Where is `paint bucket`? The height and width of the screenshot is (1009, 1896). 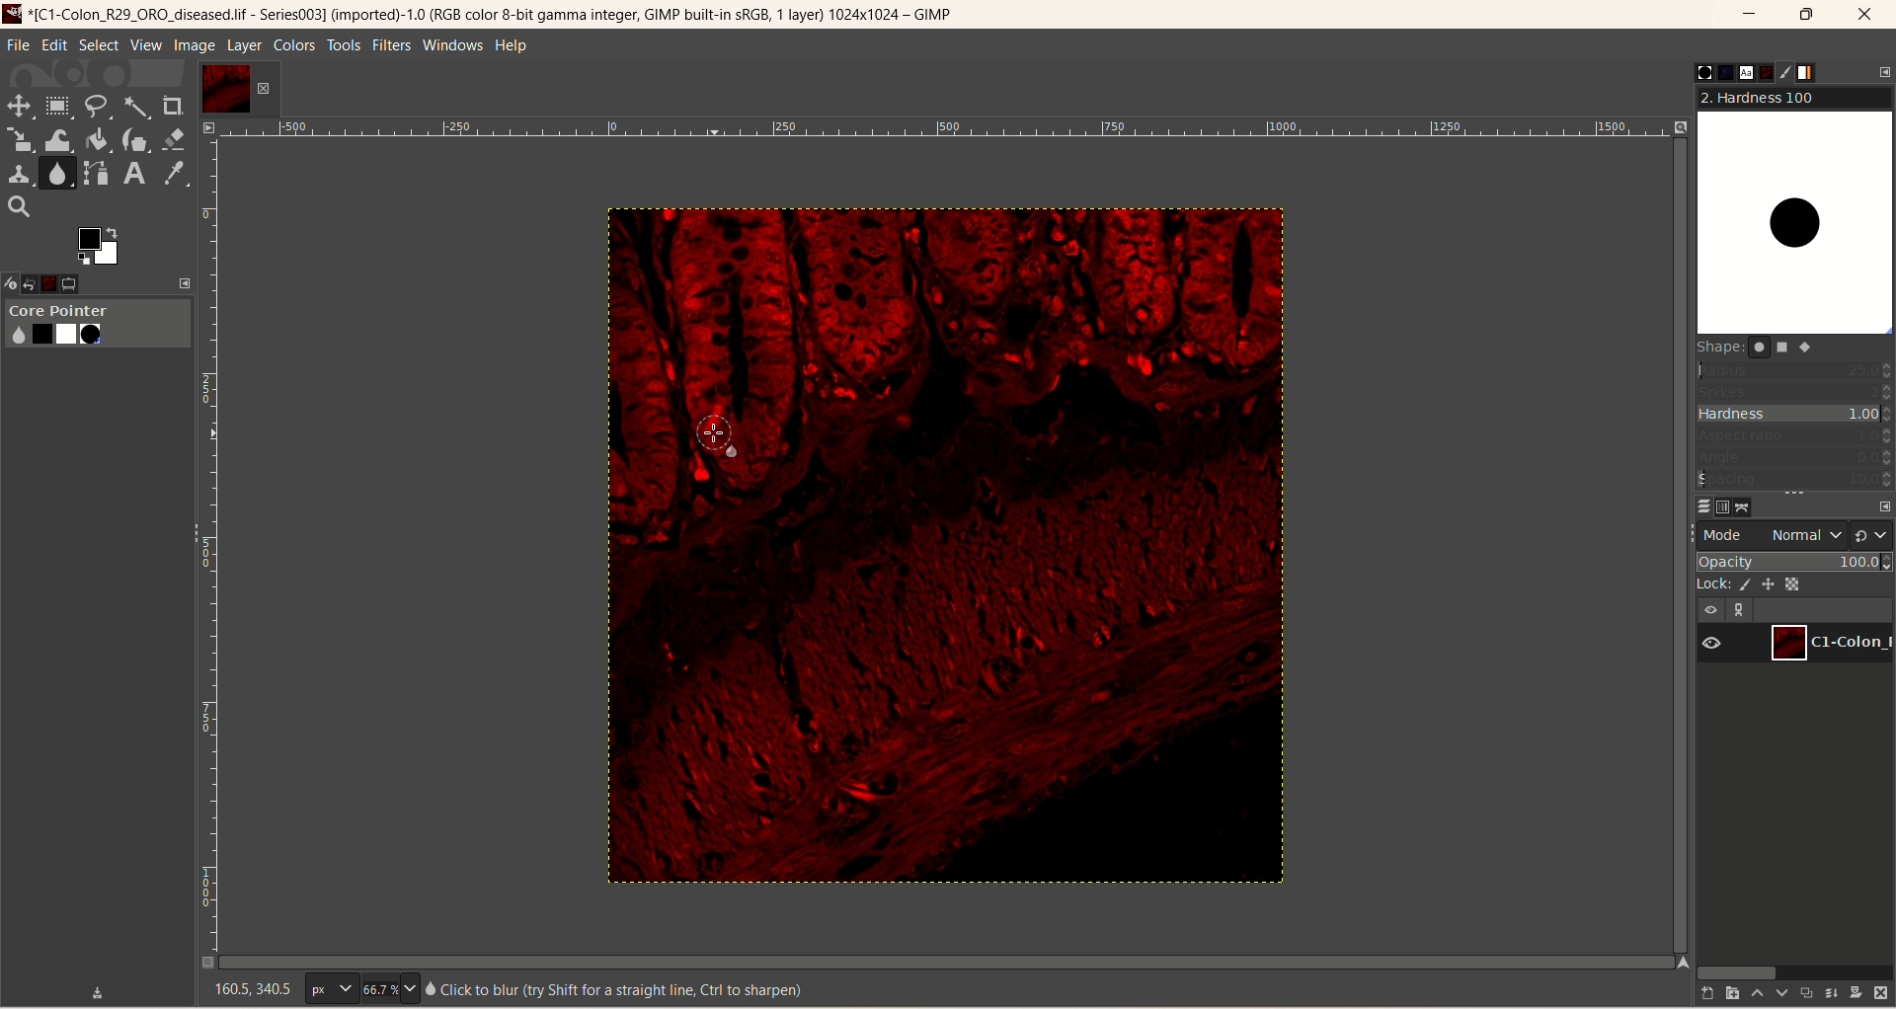
paint bucket is located at coordinates (99, 138).